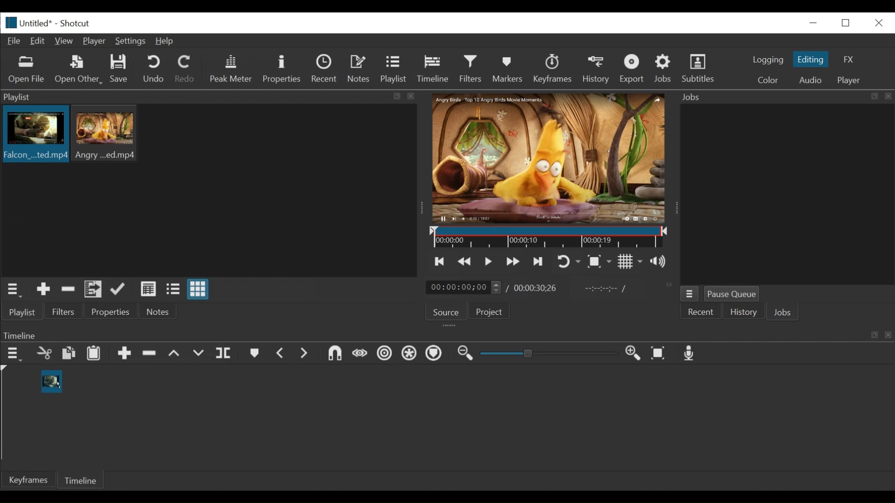  What do you see at coordinates (409, 354) in the screenshot?
I see `Ripple all tracks` at bounding box center [409, 354].